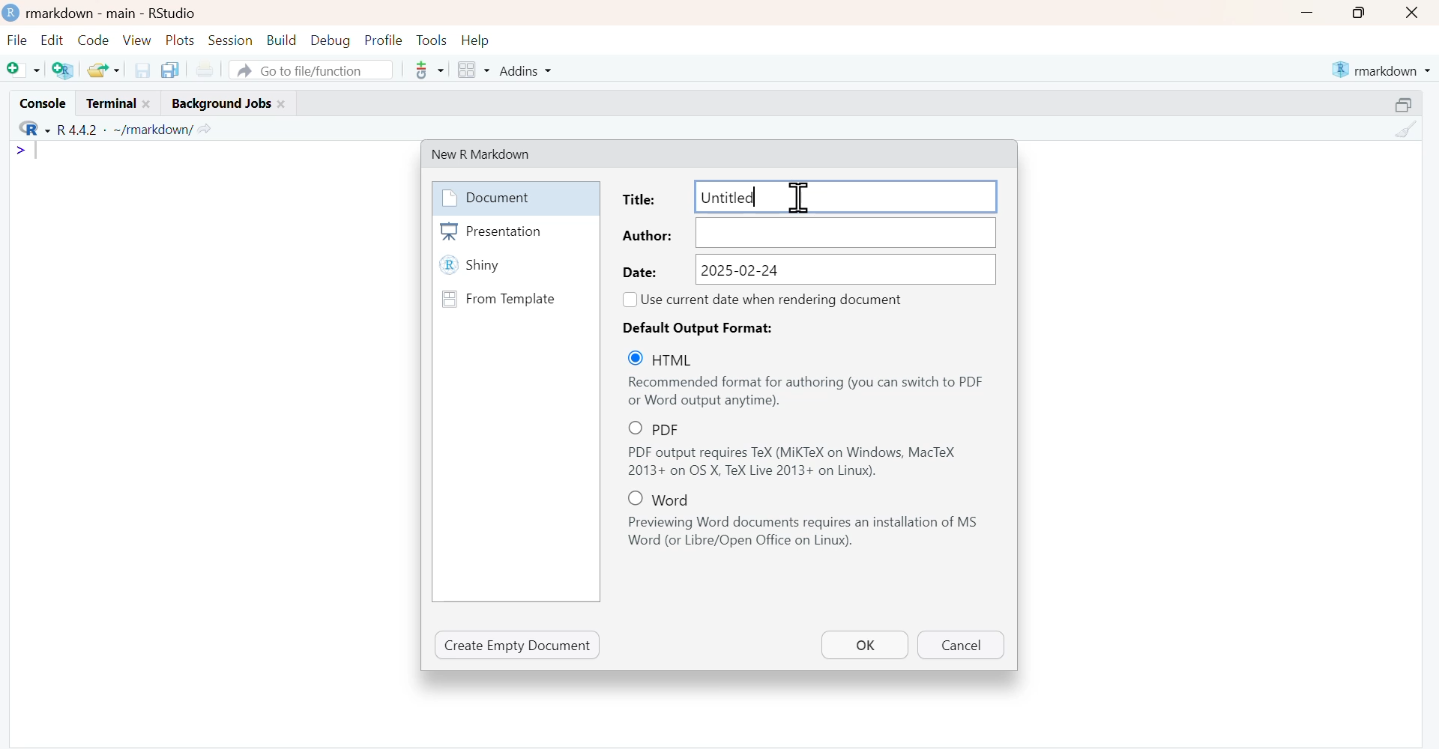 The height and width of the screenshot is (749, 1439). I want to click on selected language - R, so click(30, 130).